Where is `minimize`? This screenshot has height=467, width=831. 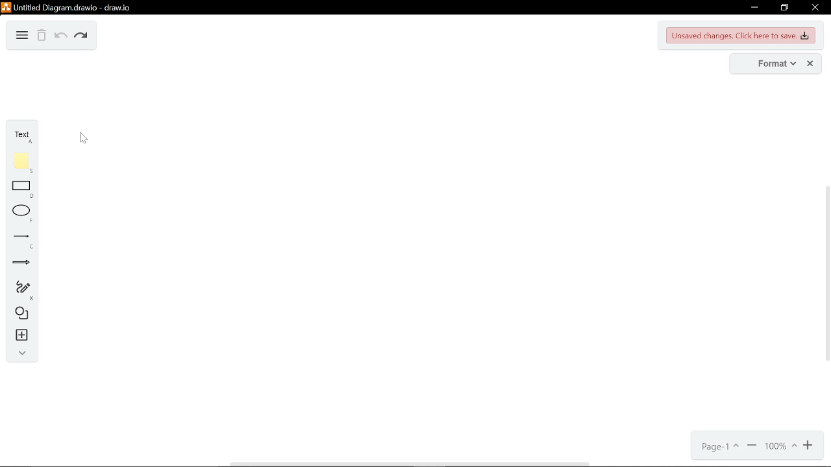 minimize is located at coordinates (754, 7).